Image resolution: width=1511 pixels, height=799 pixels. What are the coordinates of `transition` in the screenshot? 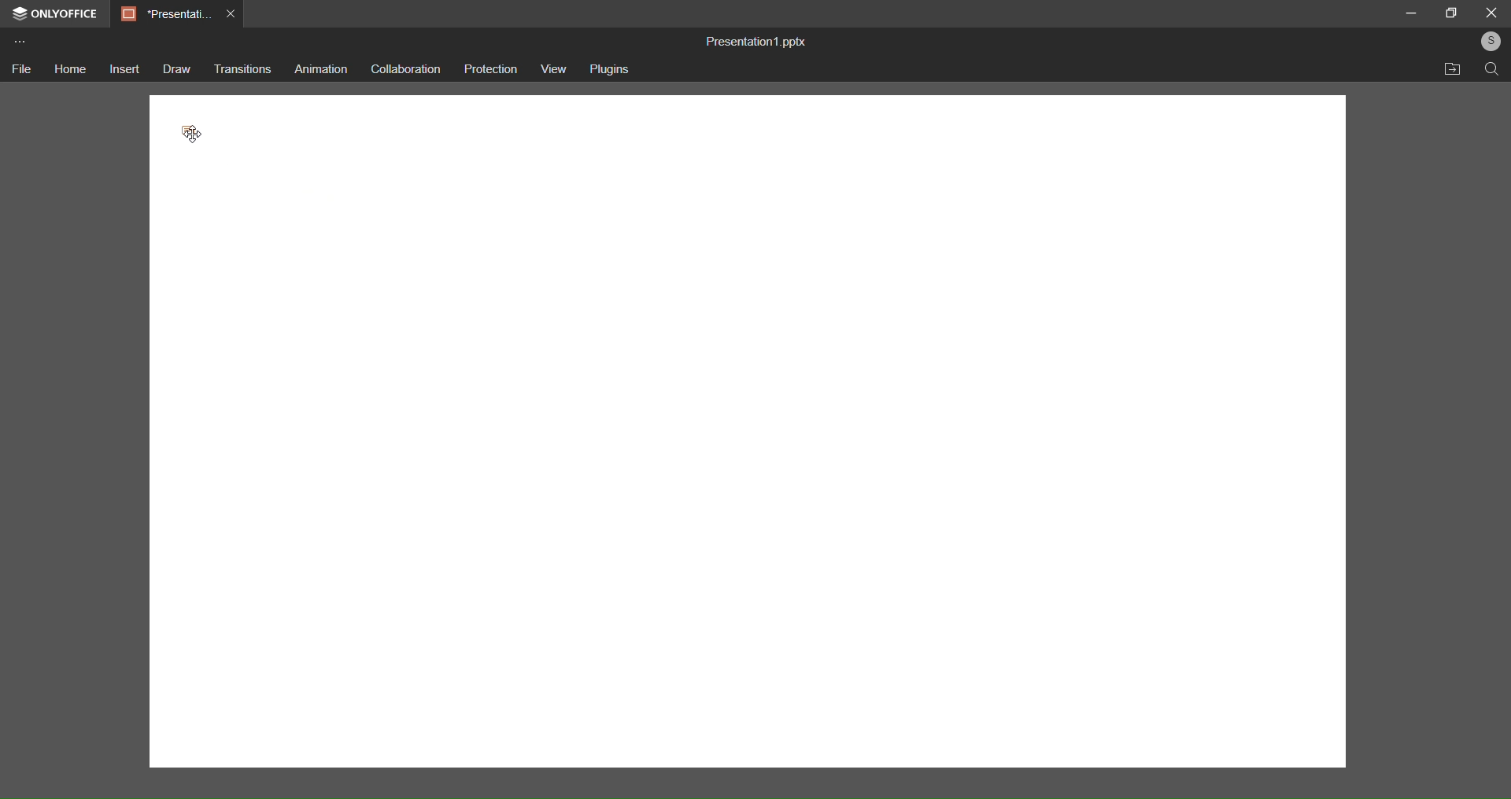 It's located at (241, 68).